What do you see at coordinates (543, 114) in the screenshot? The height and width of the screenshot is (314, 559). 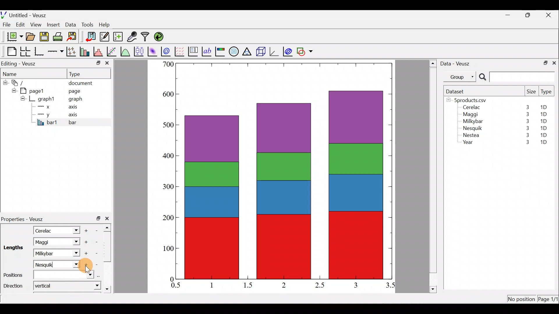 I see `1D` at bounding box center [543, 114].